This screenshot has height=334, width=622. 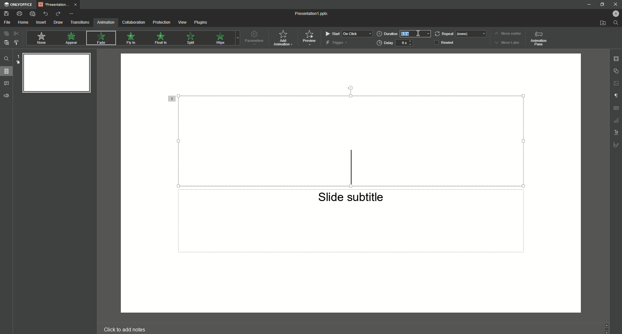 What do you see at coordinates (6, 42) in the screenshot?
I see `Paste` at bounding box center [6, 42].